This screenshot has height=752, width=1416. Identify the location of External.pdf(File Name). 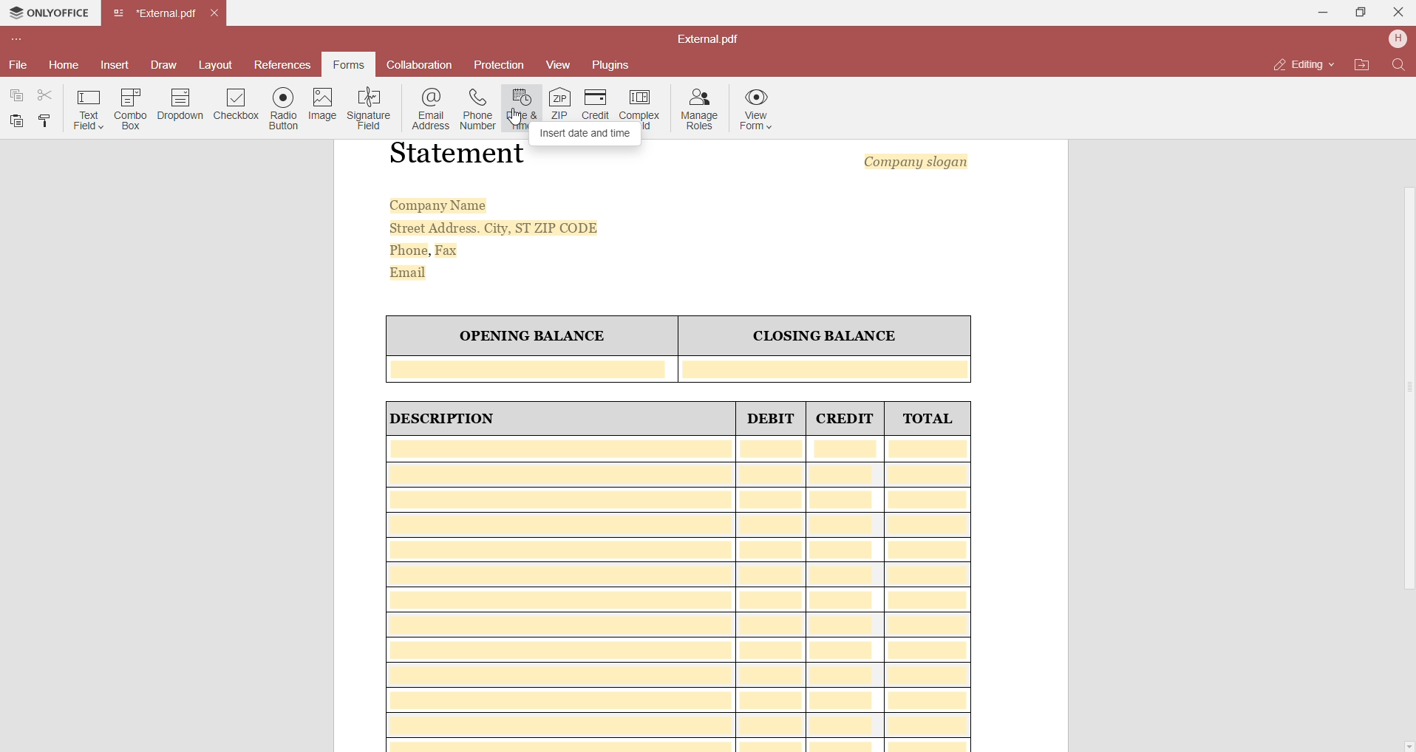
(715, 38).